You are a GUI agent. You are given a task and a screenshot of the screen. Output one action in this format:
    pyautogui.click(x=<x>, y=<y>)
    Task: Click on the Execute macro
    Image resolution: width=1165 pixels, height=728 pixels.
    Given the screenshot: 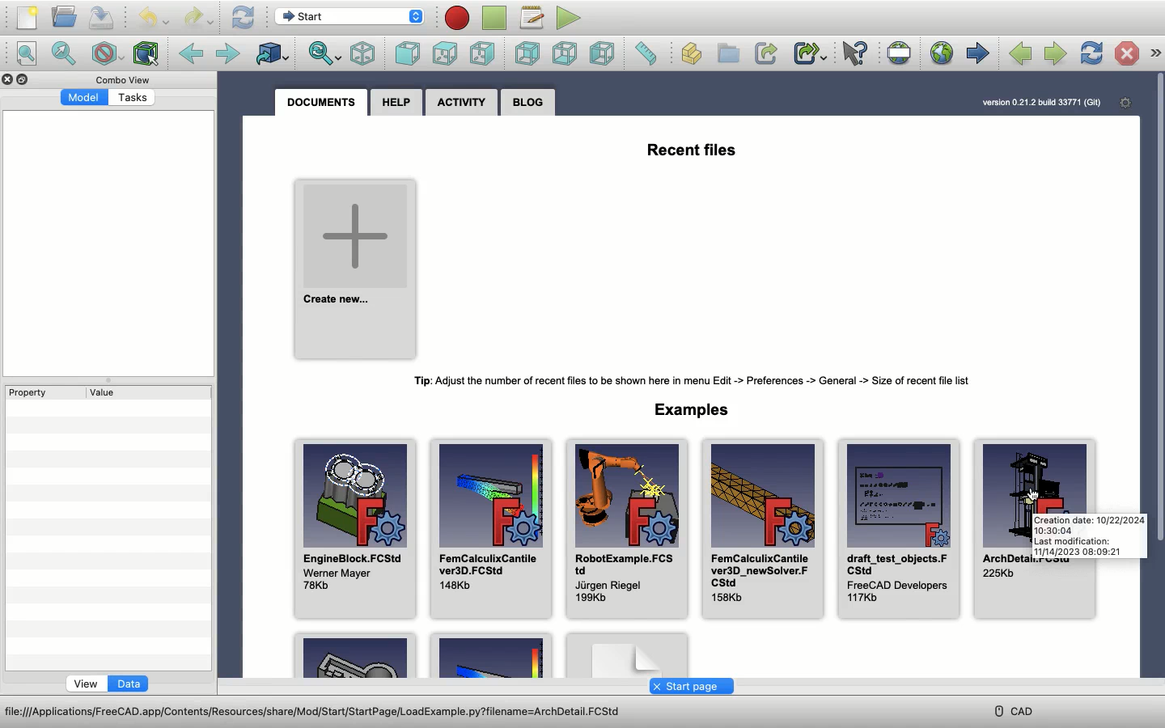 What is the action you would take?
    pyautogui.click(x=567, y=17)
    